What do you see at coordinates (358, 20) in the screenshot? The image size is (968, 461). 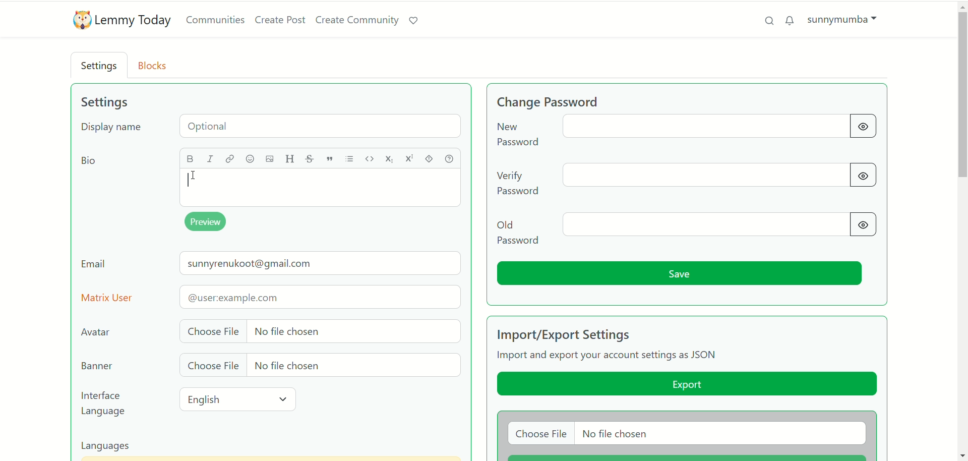 I see `create community` at bounding box center [358, 20].